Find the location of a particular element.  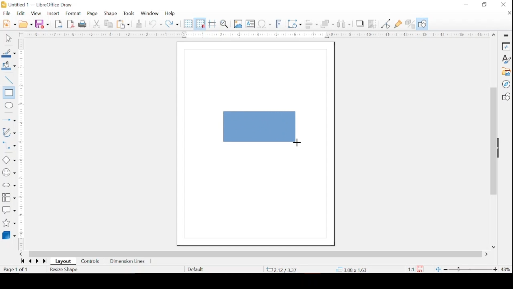

scroll left arrow is located at coordinates (21, 254).